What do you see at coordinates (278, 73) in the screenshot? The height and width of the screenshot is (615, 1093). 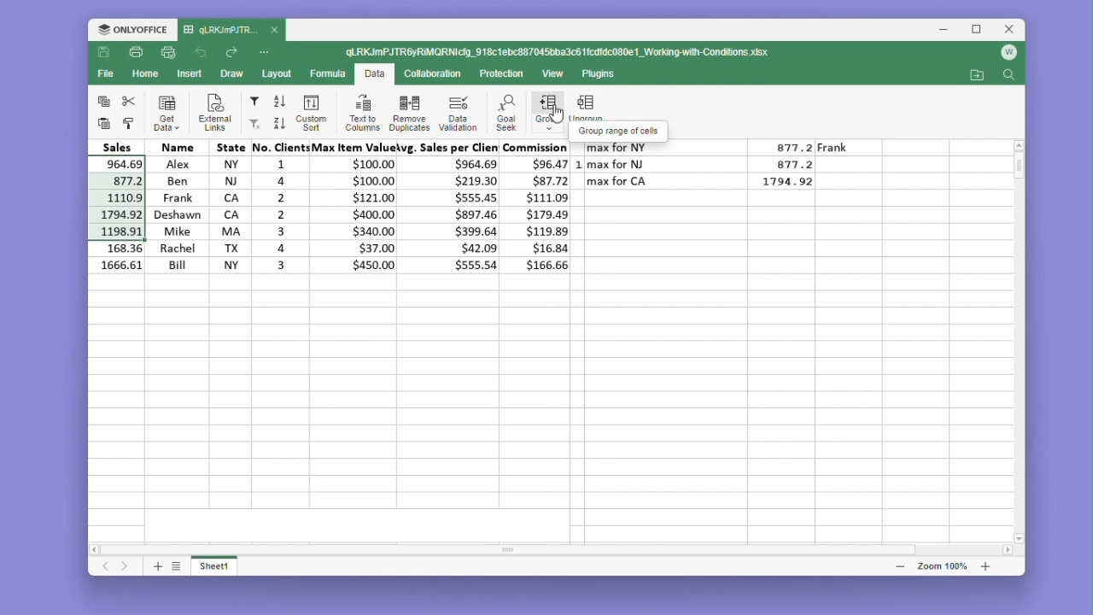 I see `Layout` at bounding box center [278, 73].